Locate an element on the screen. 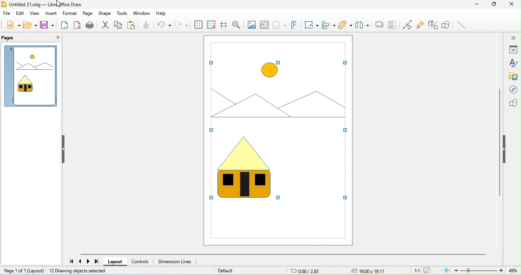 The height and width of the screenshot is (275, 521). export is located at coordinates (64, 24).